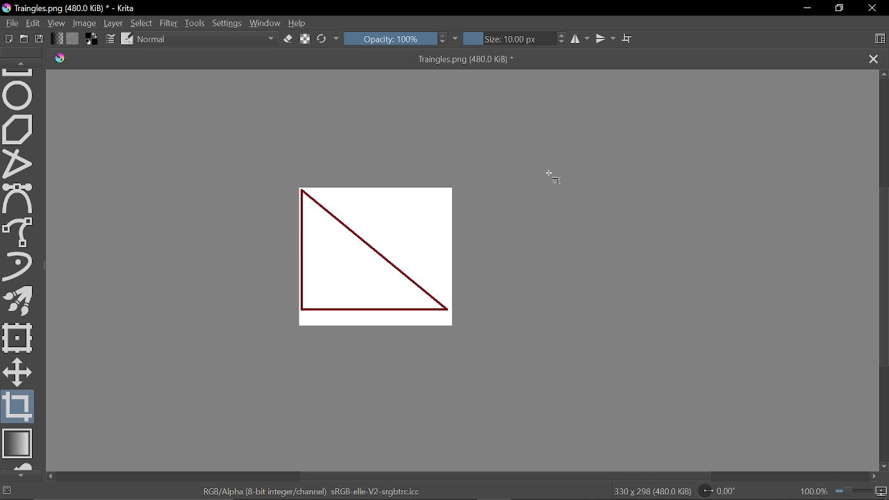 This screenshot has height=500, width=889. I want to click on Minimize, so click(807, 9).